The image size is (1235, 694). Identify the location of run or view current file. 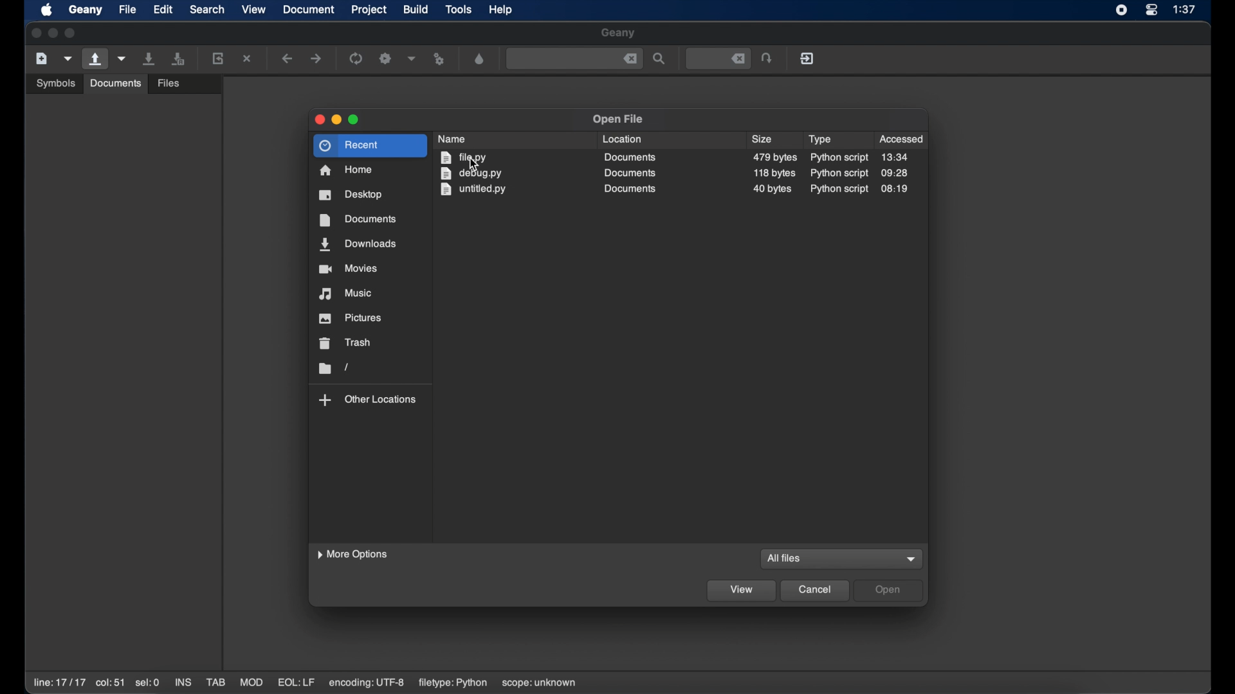
(440, 58).